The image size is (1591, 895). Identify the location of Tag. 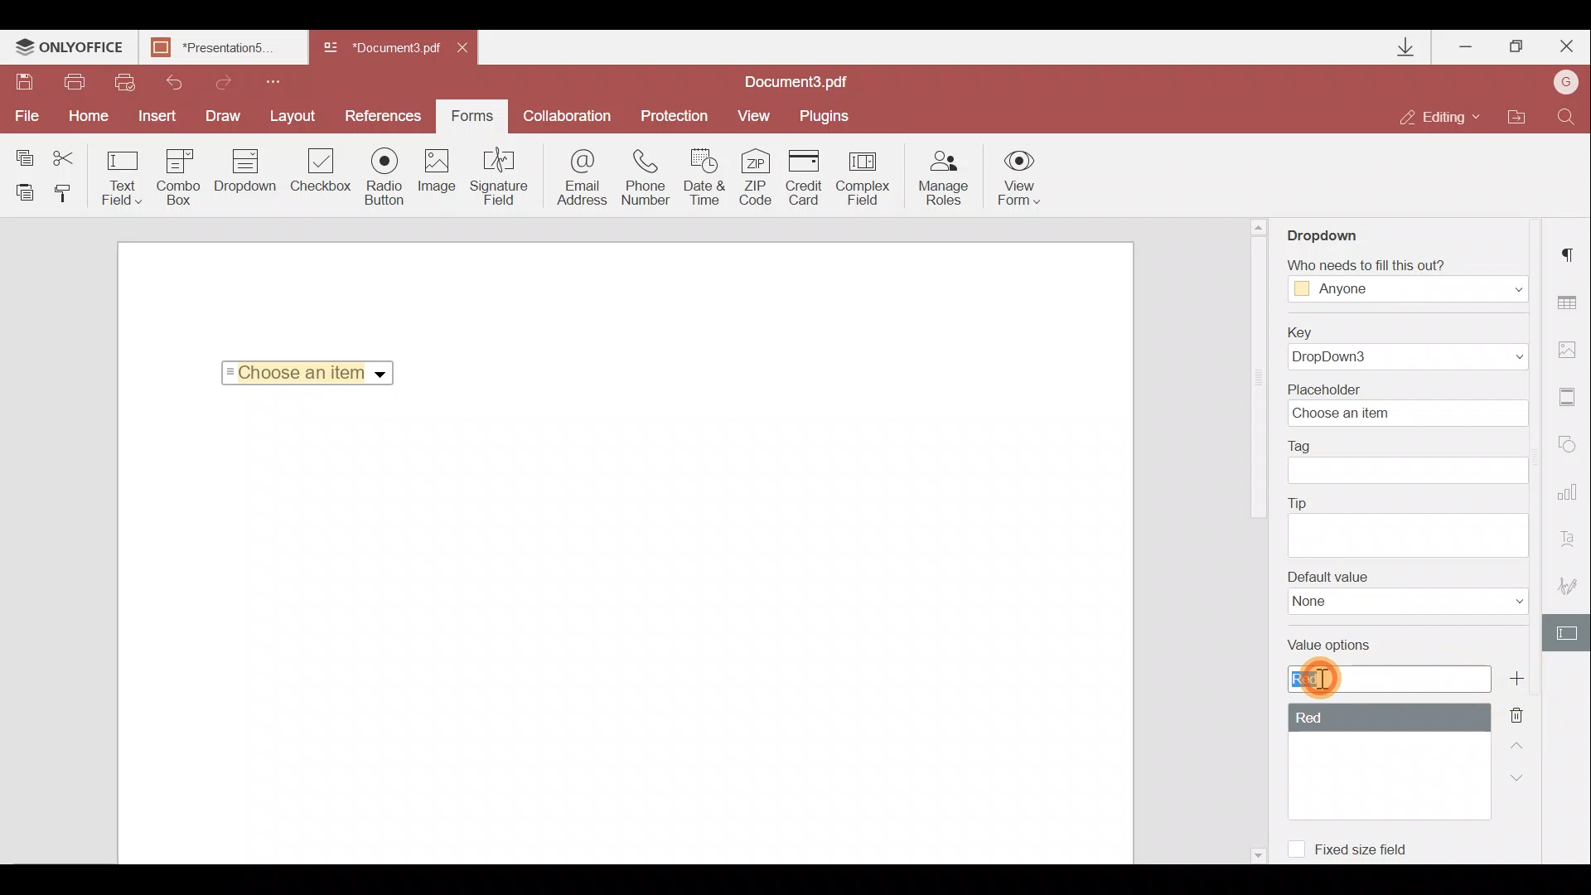
(1415, 463).